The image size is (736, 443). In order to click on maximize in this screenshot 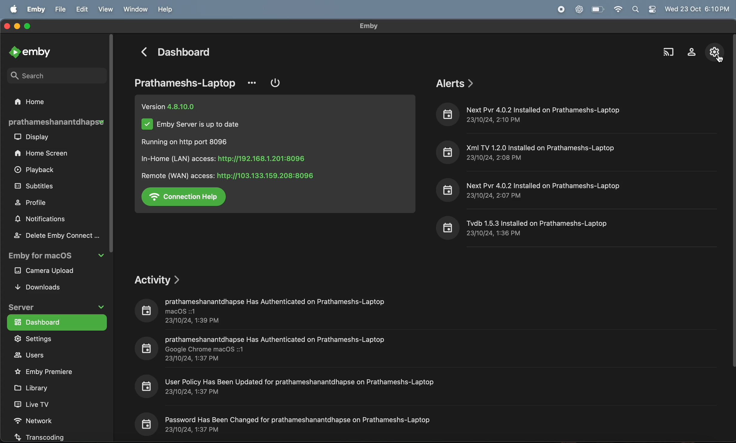, I will do `click(29, 26)`.